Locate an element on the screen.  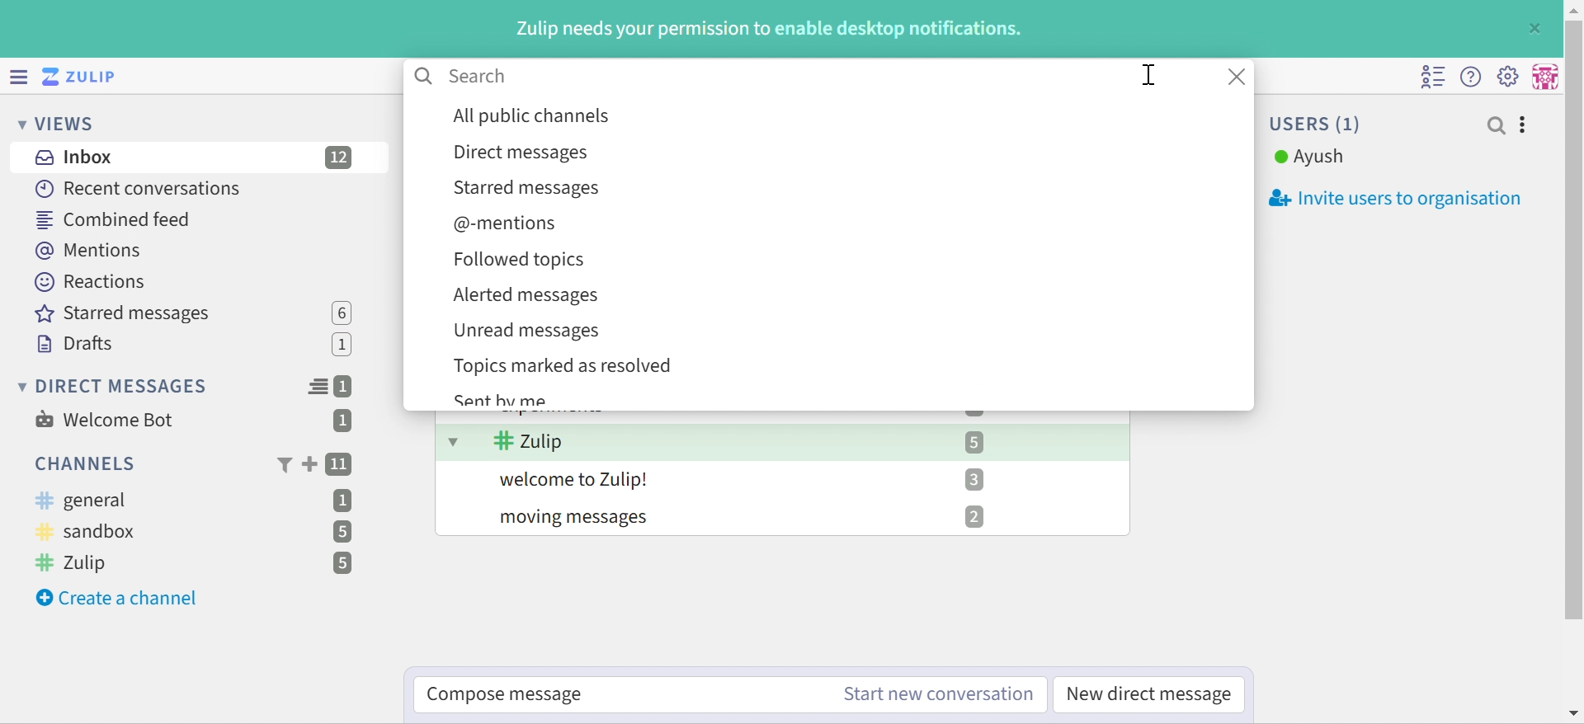
Invite users to organisation is located at coordinates (1387, 199).